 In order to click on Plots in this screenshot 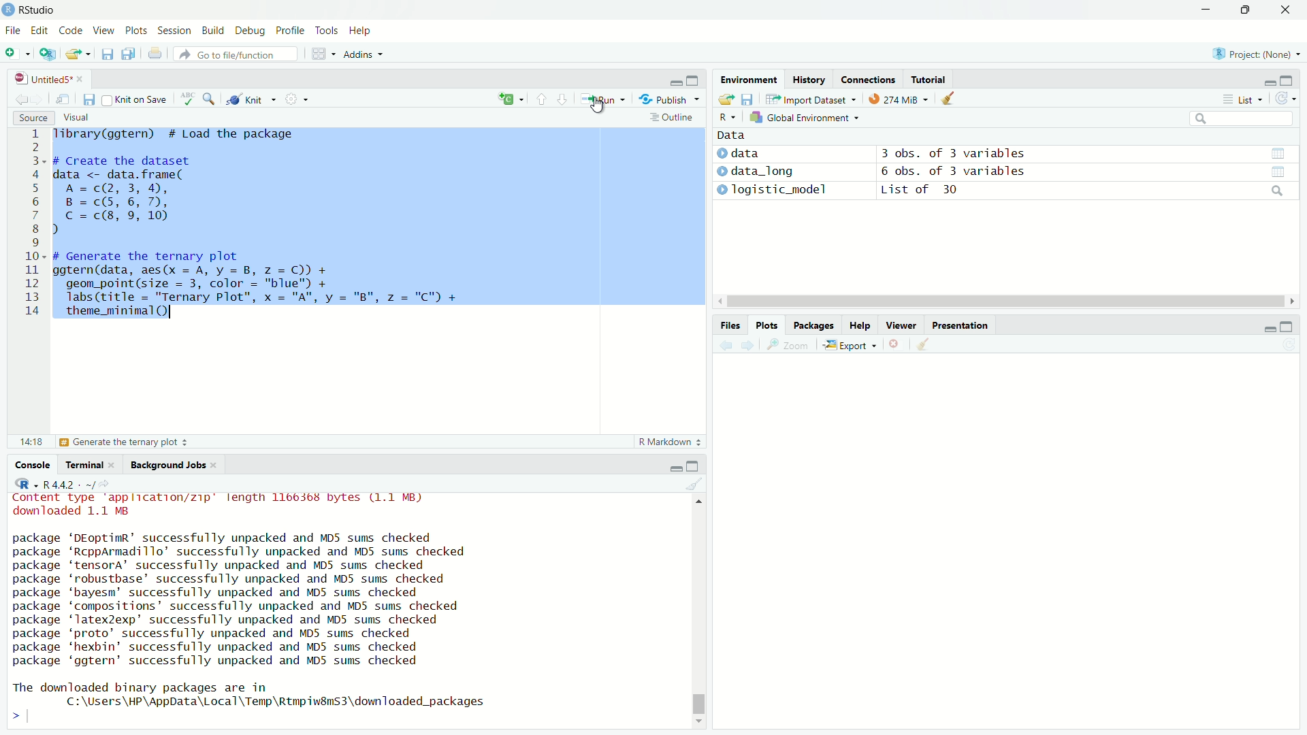, I will do `click(765, 324)`.